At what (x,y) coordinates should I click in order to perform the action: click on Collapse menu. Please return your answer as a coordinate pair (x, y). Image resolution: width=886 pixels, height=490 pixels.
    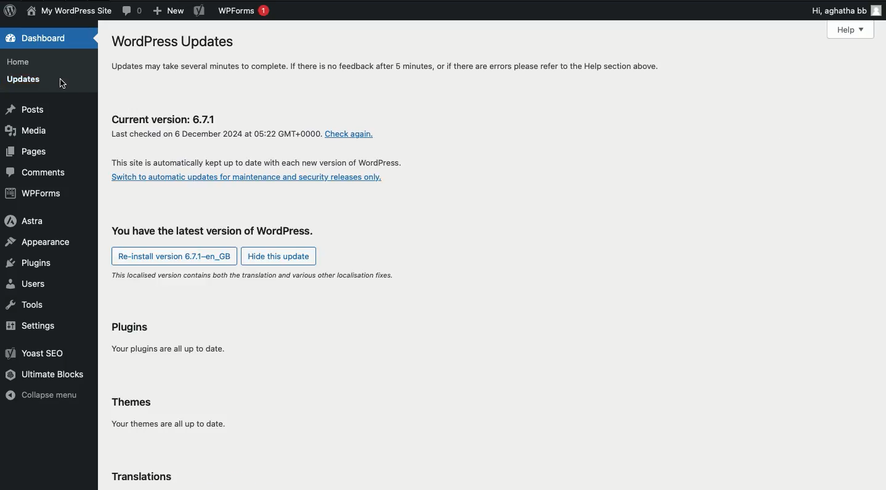
    Looking at the image, I should click on (44, 396).